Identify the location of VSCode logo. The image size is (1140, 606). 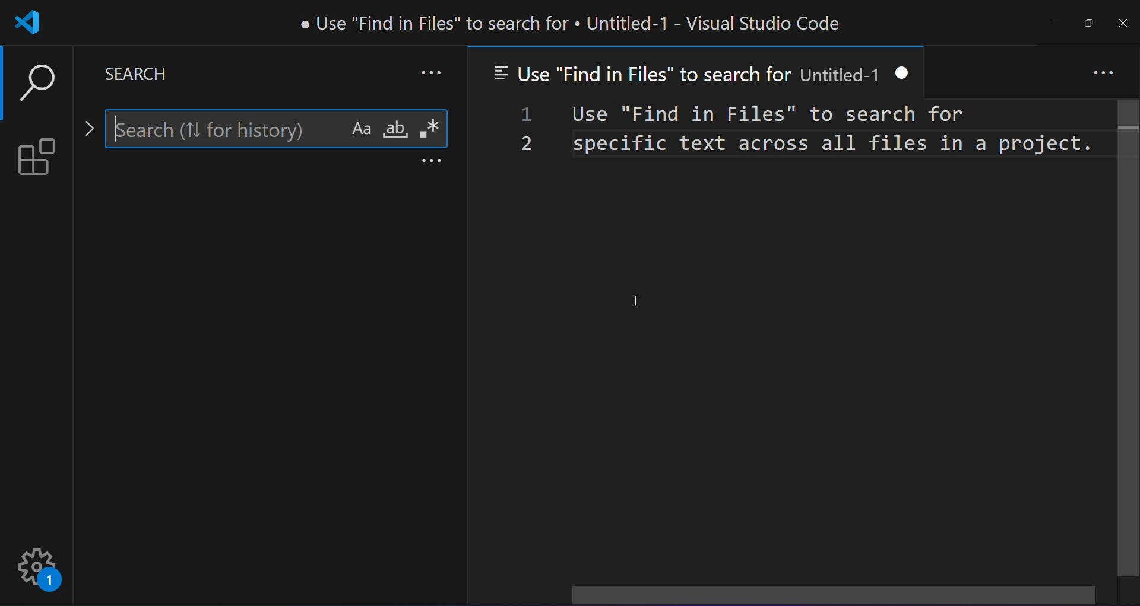
(39, 25).